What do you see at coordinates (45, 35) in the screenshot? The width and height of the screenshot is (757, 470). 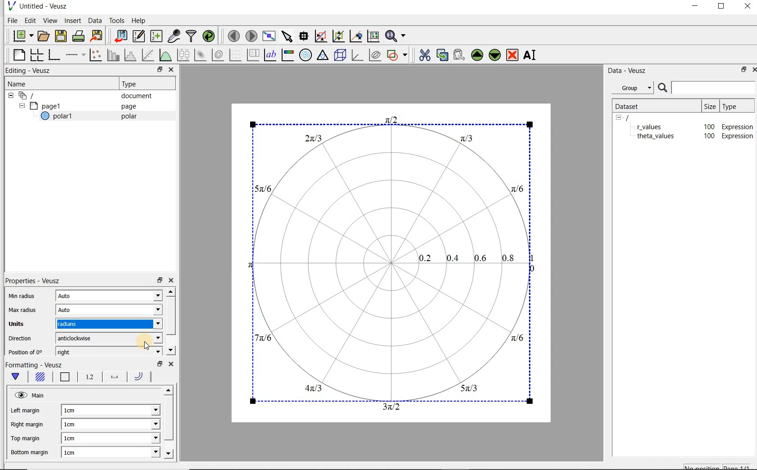 I see `open a document` at bounding box center [45, 35].